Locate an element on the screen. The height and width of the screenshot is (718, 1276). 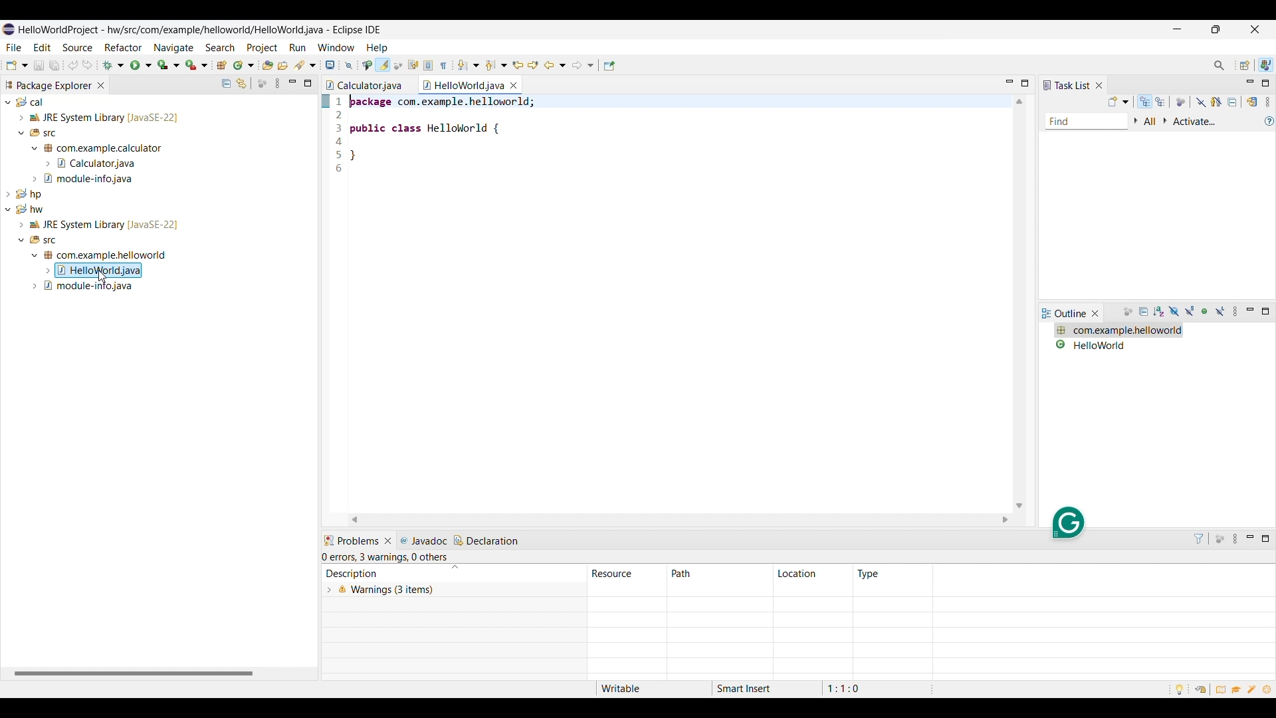
outline is located at coordinates (1065, 314).